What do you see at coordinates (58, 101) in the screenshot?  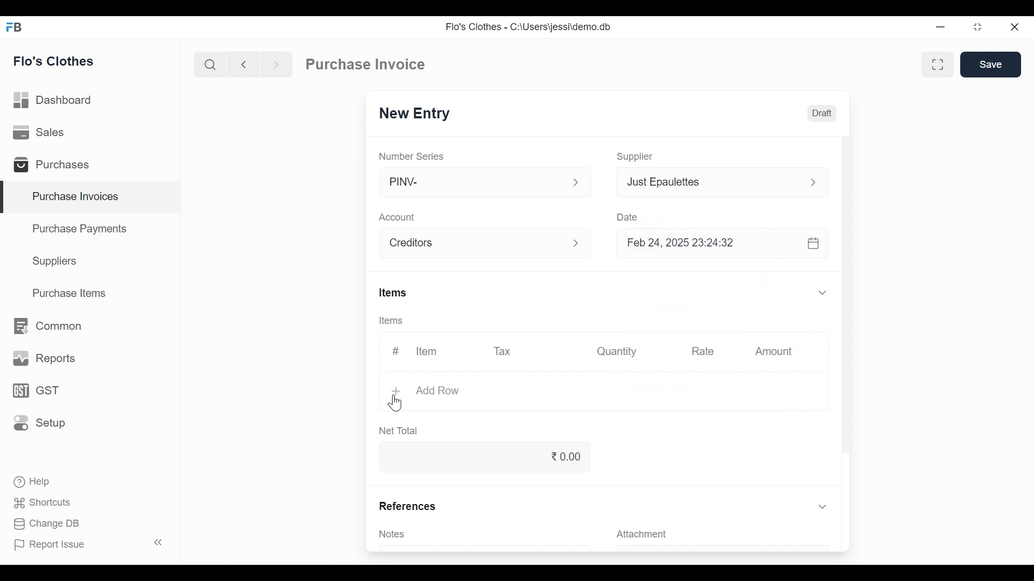 I see `Dashboard` at bounding box center [58, 101].